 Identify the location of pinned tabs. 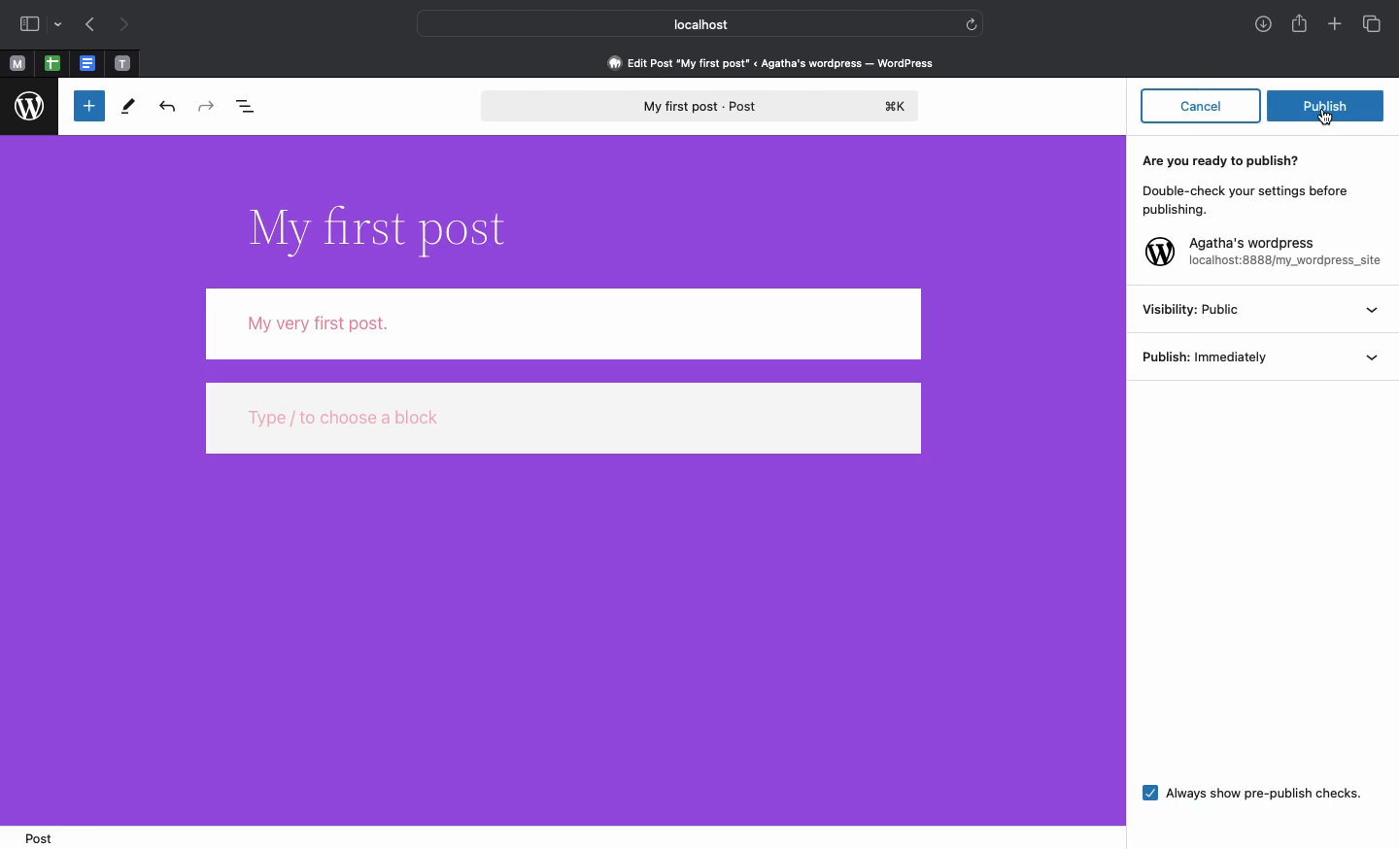
(126, 64).